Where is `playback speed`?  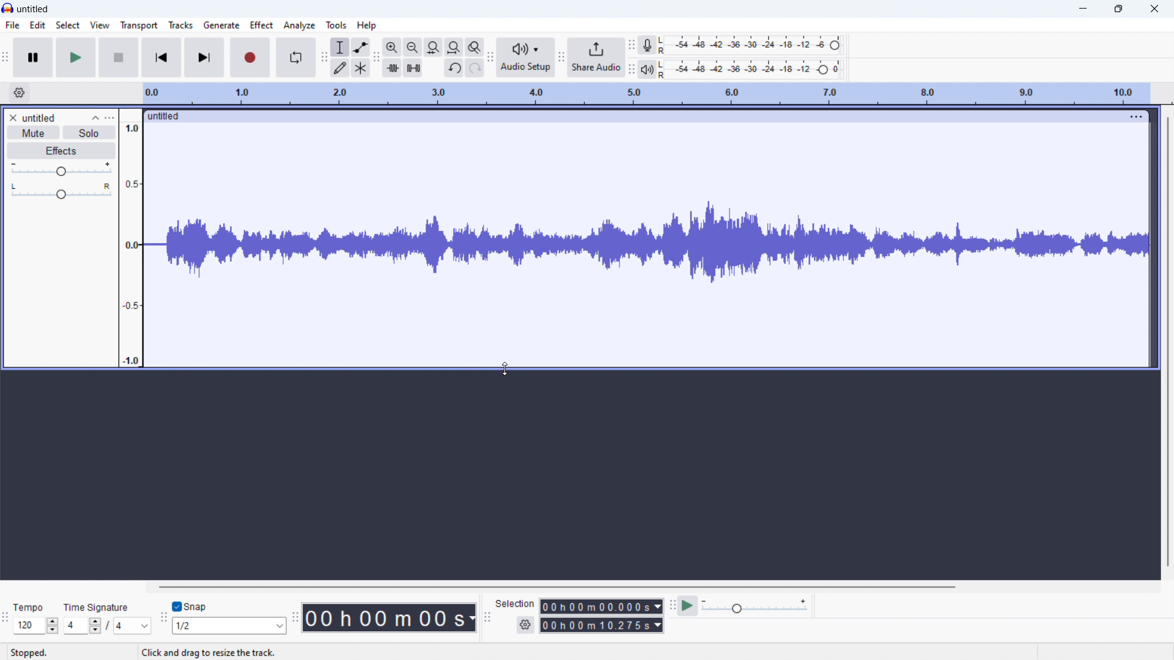 playback speed is located at coordinates (756, 606).